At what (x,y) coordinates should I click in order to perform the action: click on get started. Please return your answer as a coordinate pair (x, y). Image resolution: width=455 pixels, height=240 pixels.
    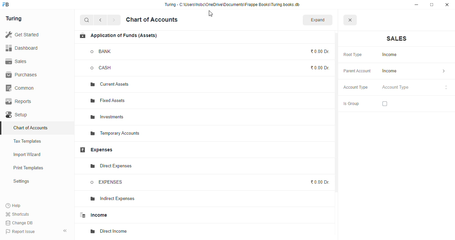
    Looking at the image, I should click on (22, 34).